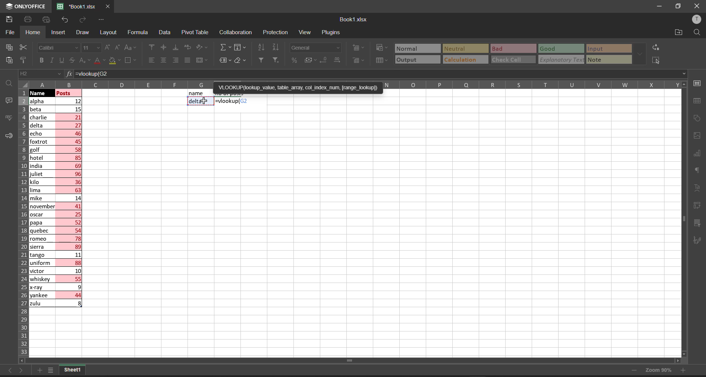 This screenshot has width=706, height=377. What do you see at coordinates (700, 154) in the screenshot?
I see `chart settings` at bounding box center [700, 154].